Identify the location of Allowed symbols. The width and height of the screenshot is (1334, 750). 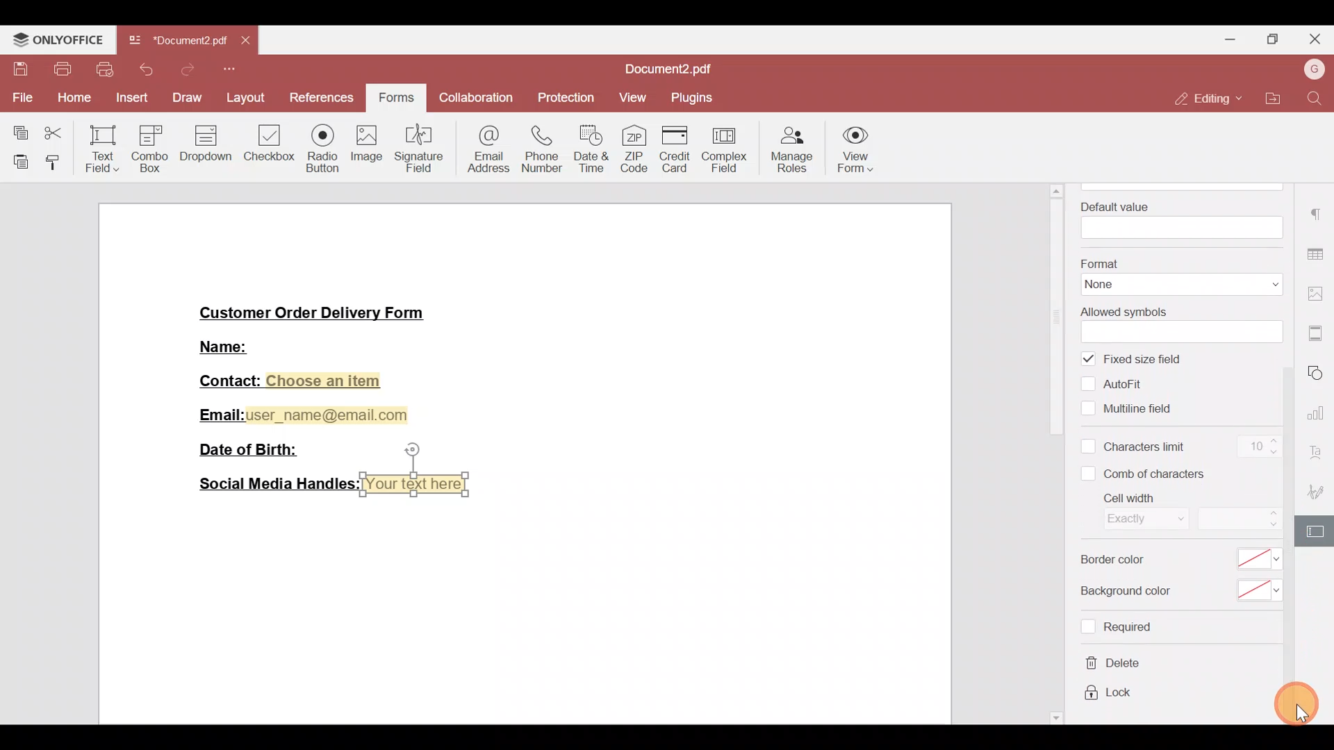
(1177, 322).